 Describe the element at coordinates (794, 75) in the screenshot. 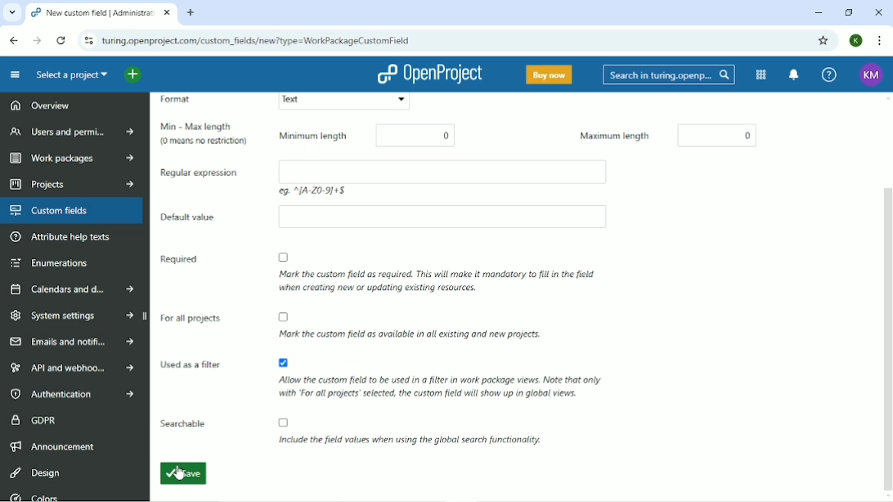

I see `To notification center` at that location.